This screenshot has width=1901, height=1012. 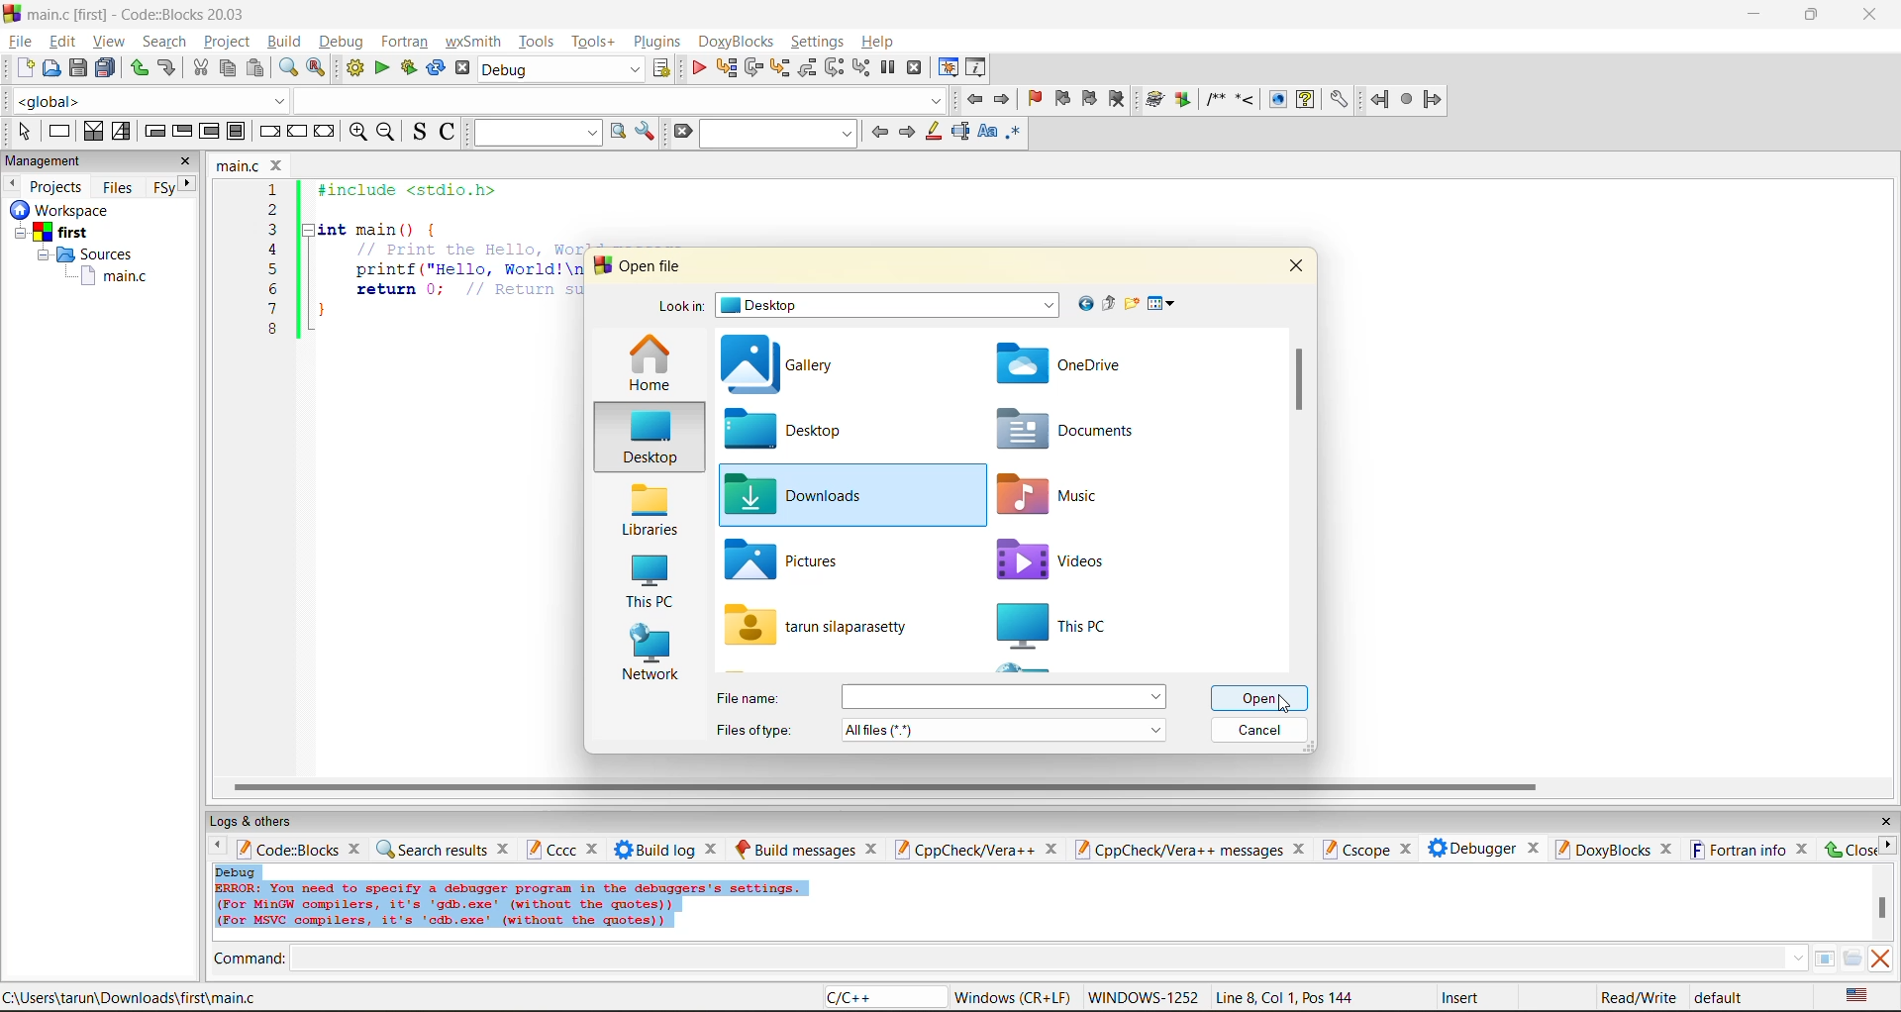 What do you see at coordinates (200, 68) in the screenshot?
I see `cut` at bounding box center [200, 68].